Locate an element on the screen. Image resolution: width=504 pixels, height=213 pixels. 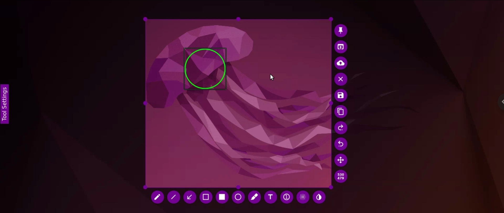
marker is located at coordinates (255, 197).